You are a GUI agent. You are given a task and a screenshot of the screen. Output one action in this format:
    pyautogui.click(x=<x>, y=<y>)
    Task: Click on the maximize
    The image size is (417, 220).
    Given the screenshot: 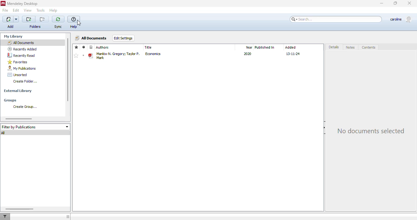 What is the action you would take?
    pyautogui.click(x=396, y=3)
    